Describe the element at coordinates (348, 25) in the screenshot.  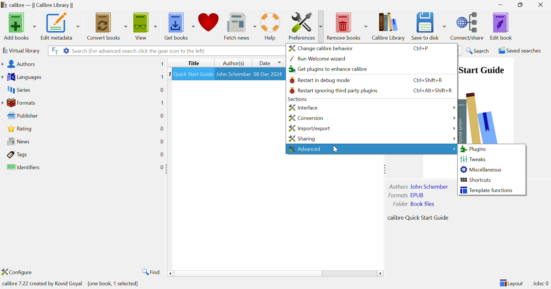
I see `Remove books` at that location.